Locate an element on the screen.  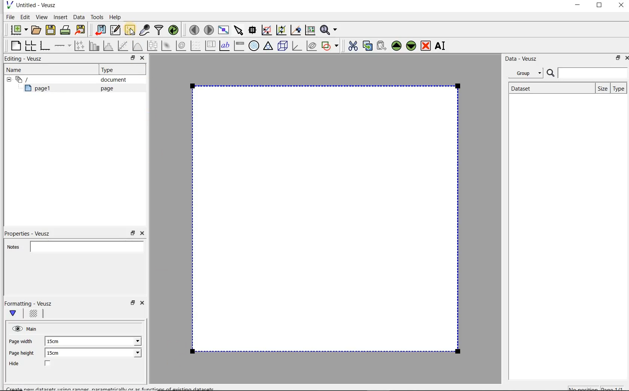
plot box plots is located at coordinates (152, 46).